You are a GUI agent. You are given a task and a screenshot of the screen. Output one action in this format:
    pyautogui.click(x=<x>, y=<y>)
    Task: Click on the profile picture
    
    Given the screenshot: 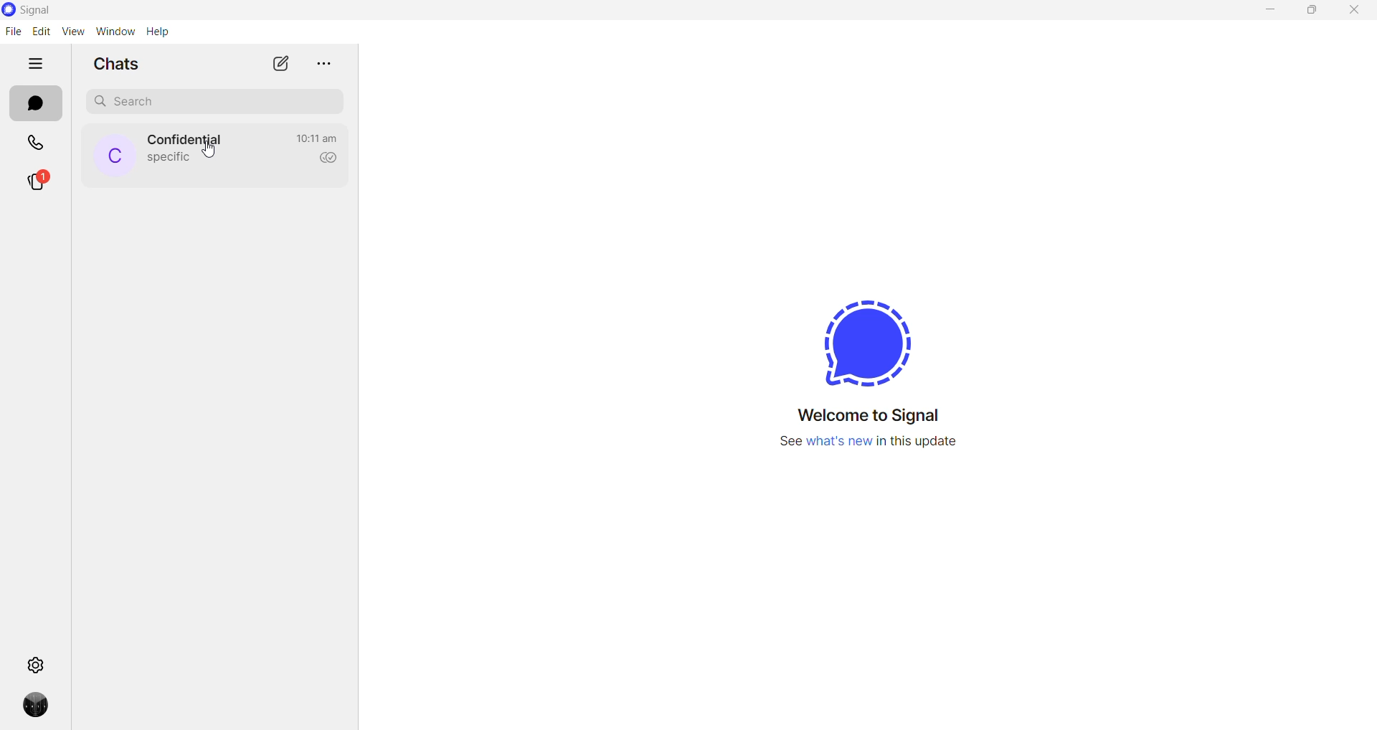 What is the action you would take?
    pyautogui.click(x=113, y=156)
    